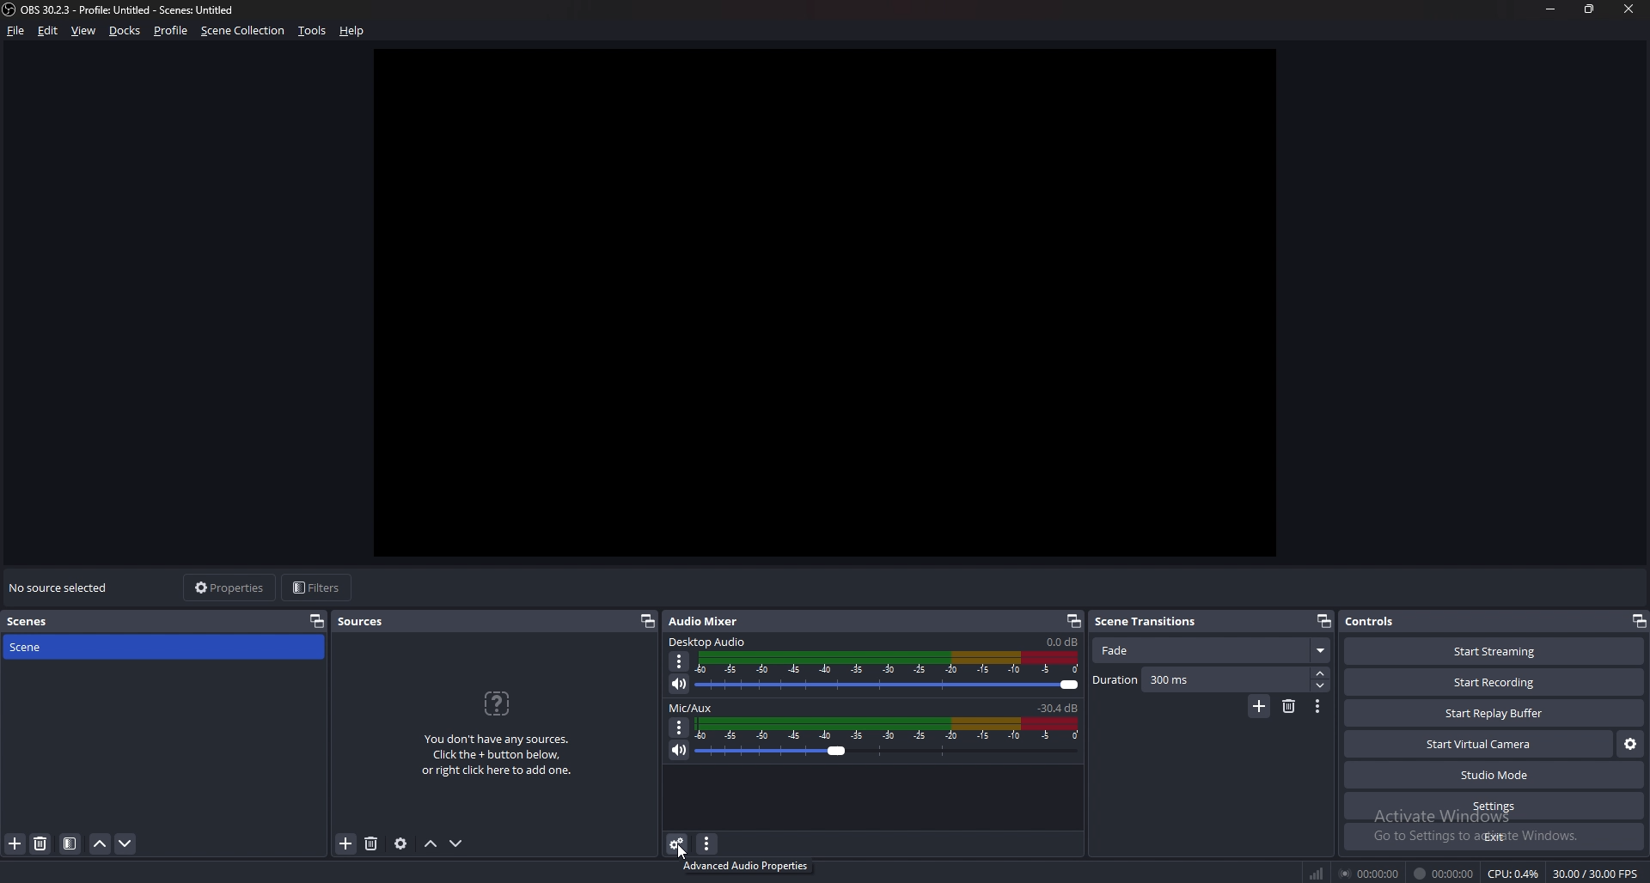 This screenshot has width=1650, height=883. I want to click on mic/aux volume, so click(1060, 707).